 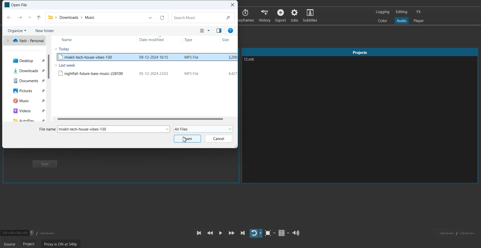 What do you see at coordinates (47, 129) in the screenshot?
I see `Enter File Name` at bounding box center [47, 129].